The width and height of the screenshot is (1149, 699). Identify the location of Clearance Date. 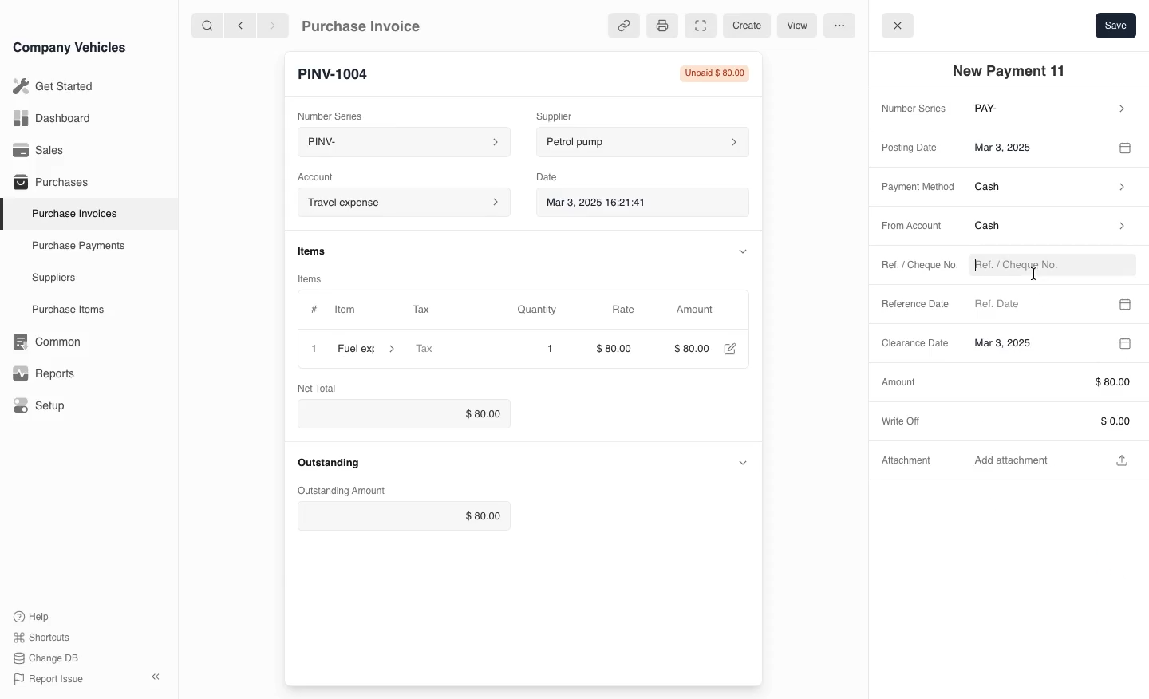
(910, 345).